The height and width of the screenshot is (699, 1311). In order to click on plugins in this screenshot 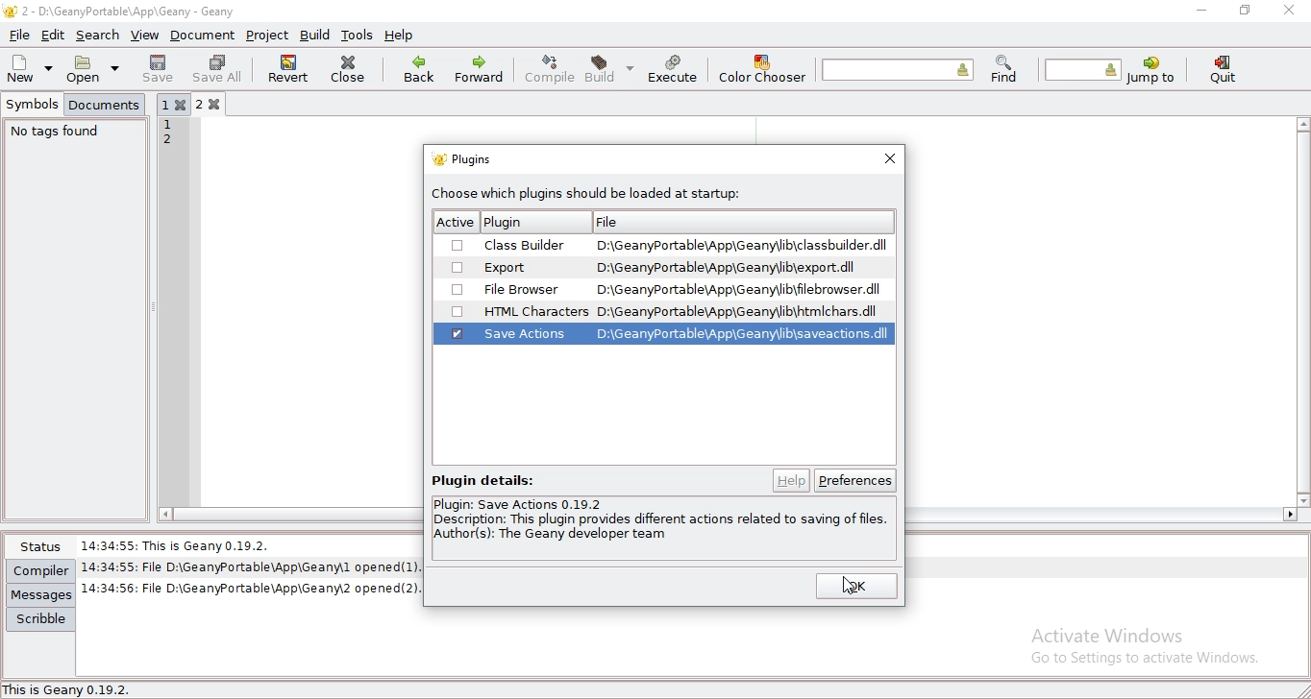, I will do `click(464, 160)`.